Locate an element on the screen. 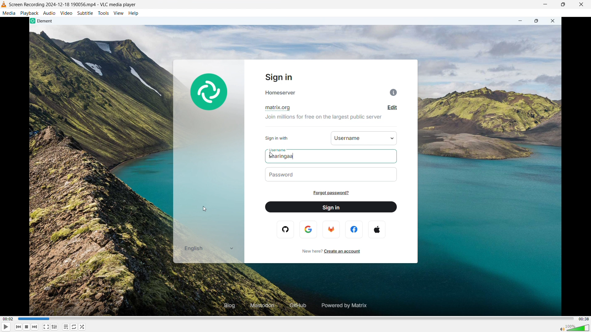 The height and width of the screenshot is (332, 591). close is located at coordinates (551, 21).